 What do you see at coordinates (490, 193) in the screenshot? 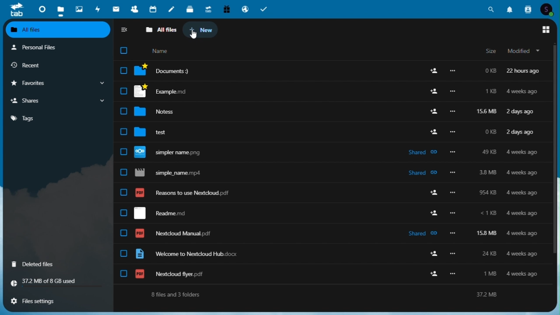
I see `954 kb` at bounding box center [490, 193].